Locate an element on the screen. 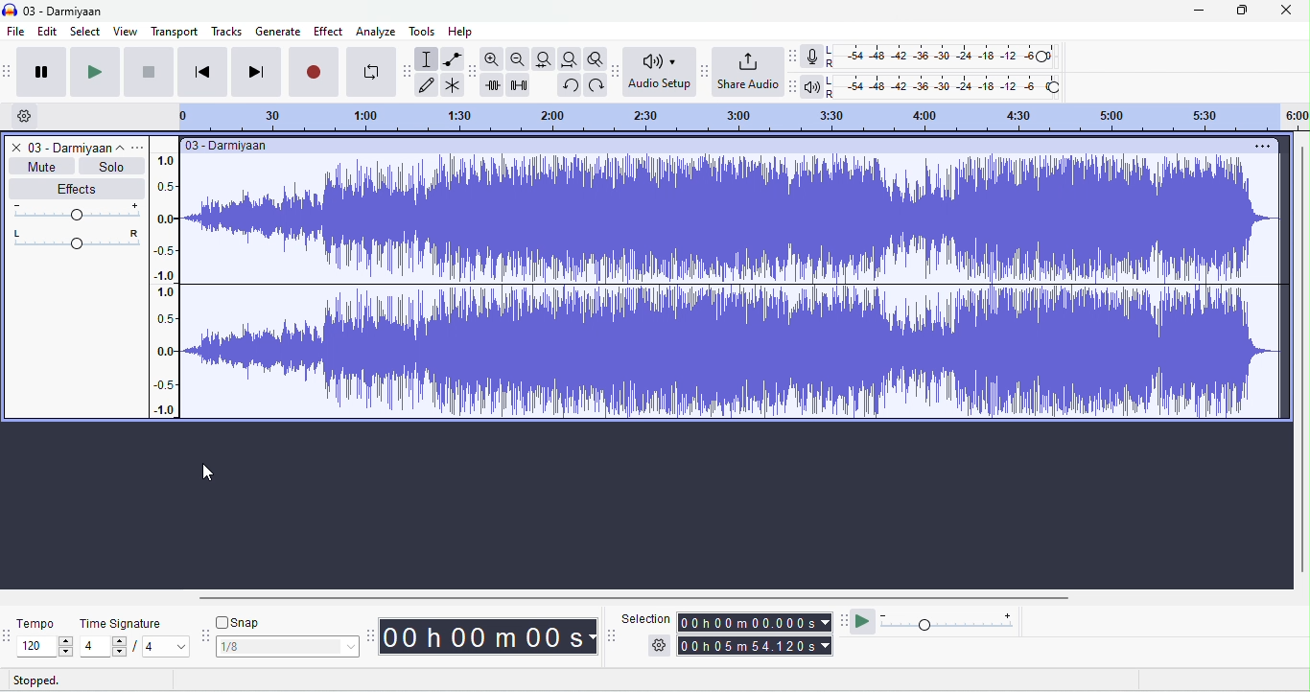  fit project width is located at coordinates (569, 60).